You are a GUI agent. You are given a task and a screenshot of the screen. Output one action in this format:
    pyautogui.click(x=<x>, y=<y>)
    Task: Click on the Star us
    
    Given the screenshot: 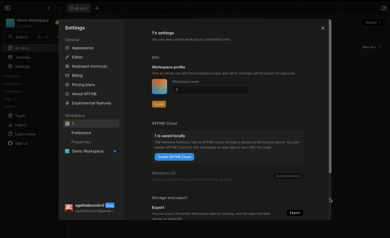 What is the action you would take?
    pyautogui.click(x=19, y=142)
    